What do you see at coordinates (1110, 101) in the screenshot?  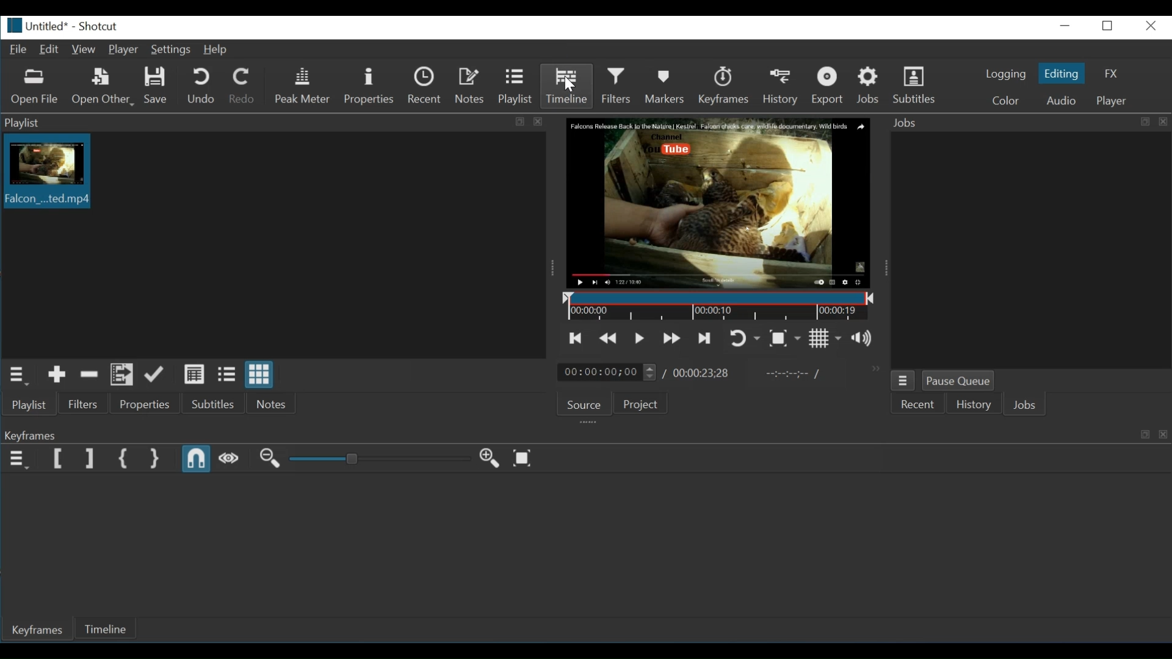 I see `Player` at bounding box center [1110, 101].